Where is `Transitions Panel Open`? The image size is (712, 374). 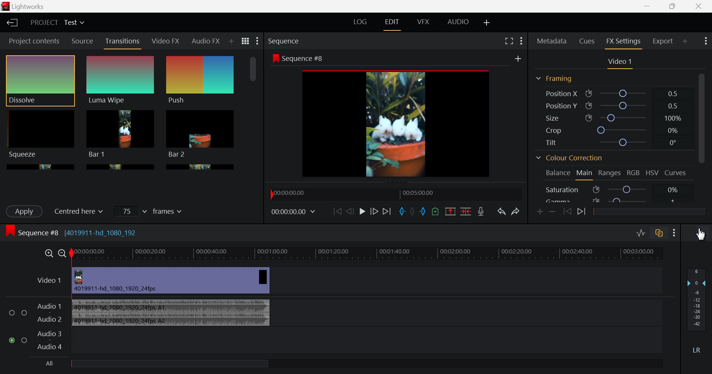 Transitions Panel Open is located at coordinates (123, 43).